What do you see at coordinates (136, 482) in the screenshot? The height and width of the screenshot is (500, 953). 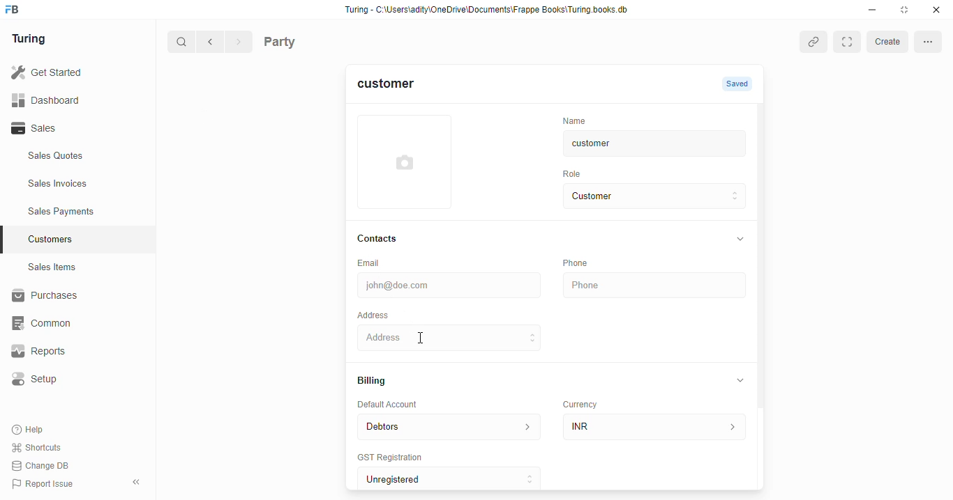 I see `collpase` at bounding box center [136, 482].